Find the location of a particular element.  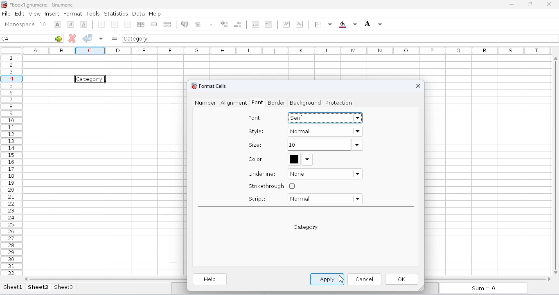

merge a range of cells is located at coordinates (154, 25).